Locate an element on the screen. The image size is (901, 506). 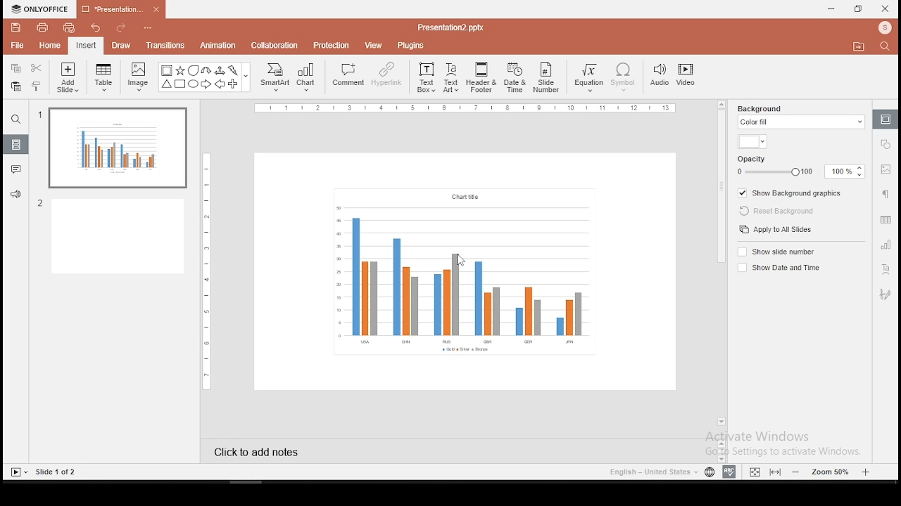
view is located at coordinates (374, 44).